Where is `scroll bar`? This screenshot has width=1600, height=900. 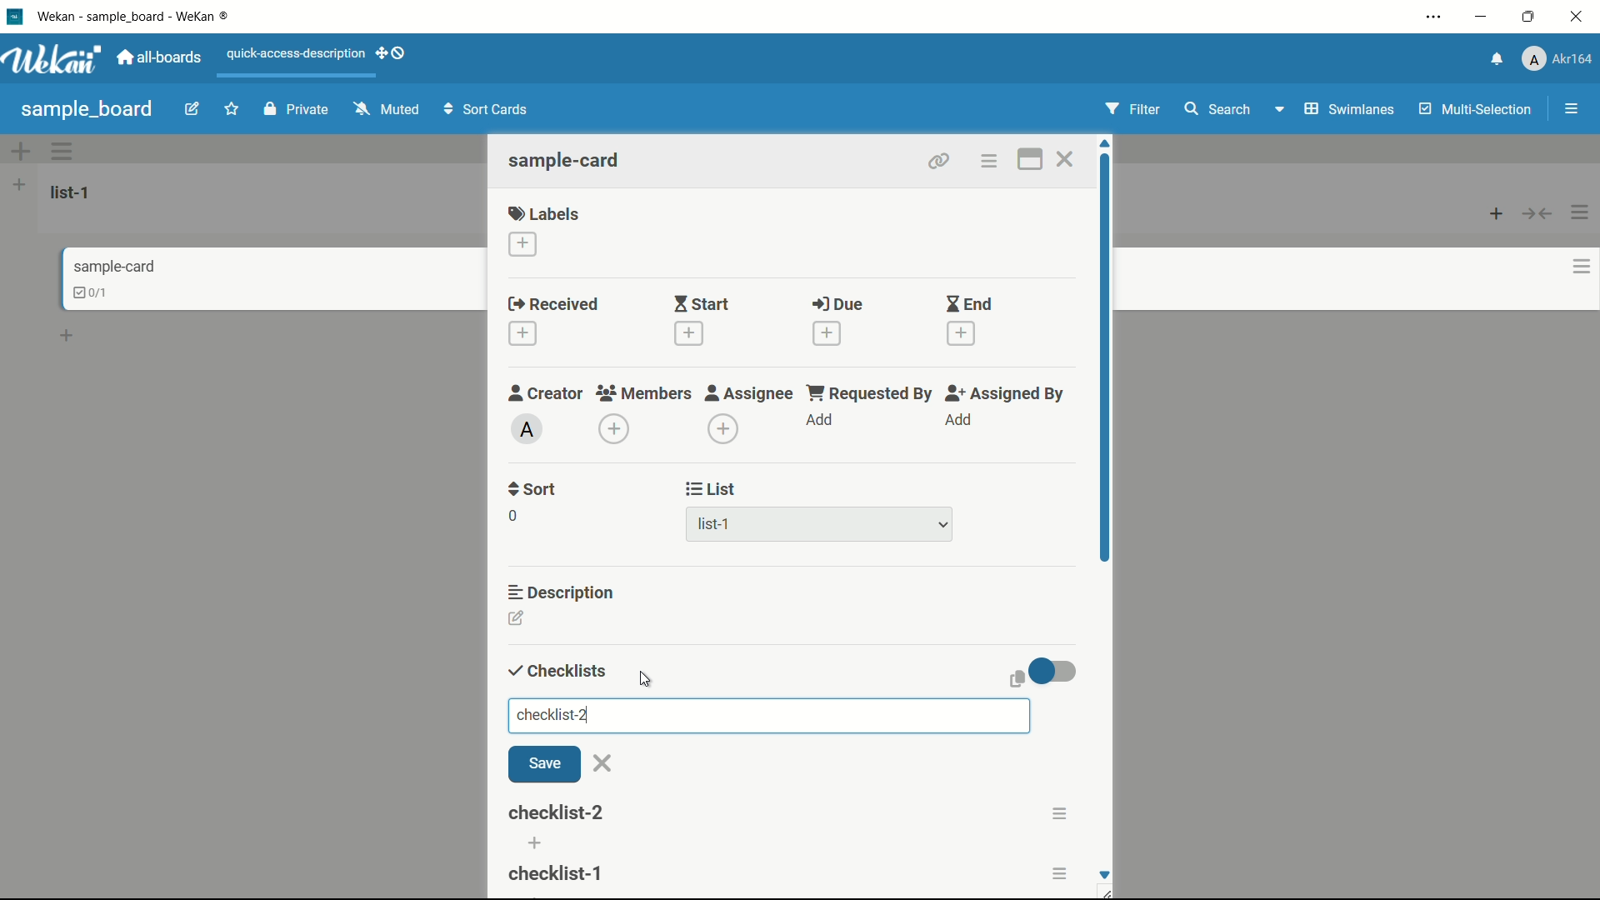 scroll bar is located at coordinates (1107, 415).